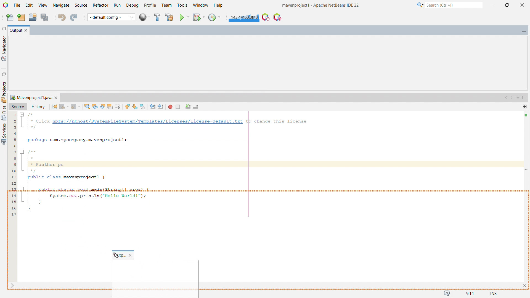  What do you see at coordinates (524, 285) in the screenshot?
I see `close` at bounding box center [524, 285].